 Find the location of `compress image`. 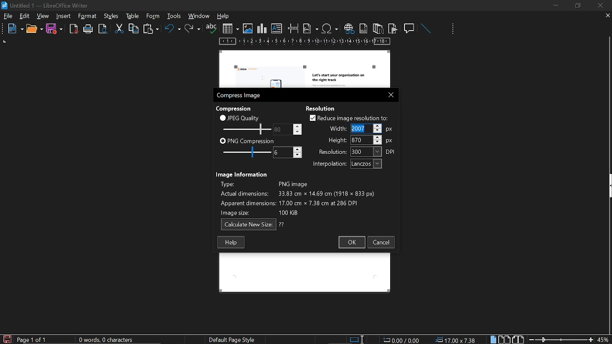

compress image is located at coordinates (240, 96).